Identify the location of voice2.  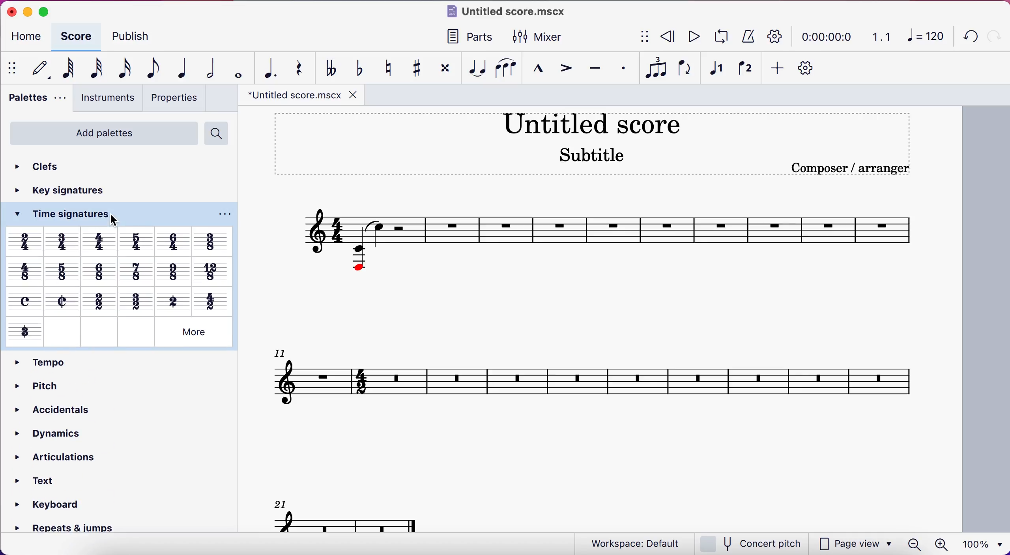
(746, 68).